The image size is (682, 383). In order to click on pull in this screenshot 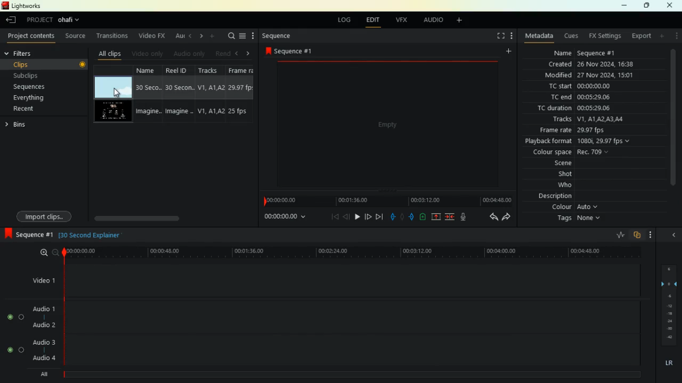, I will do `click(391, 215)`.